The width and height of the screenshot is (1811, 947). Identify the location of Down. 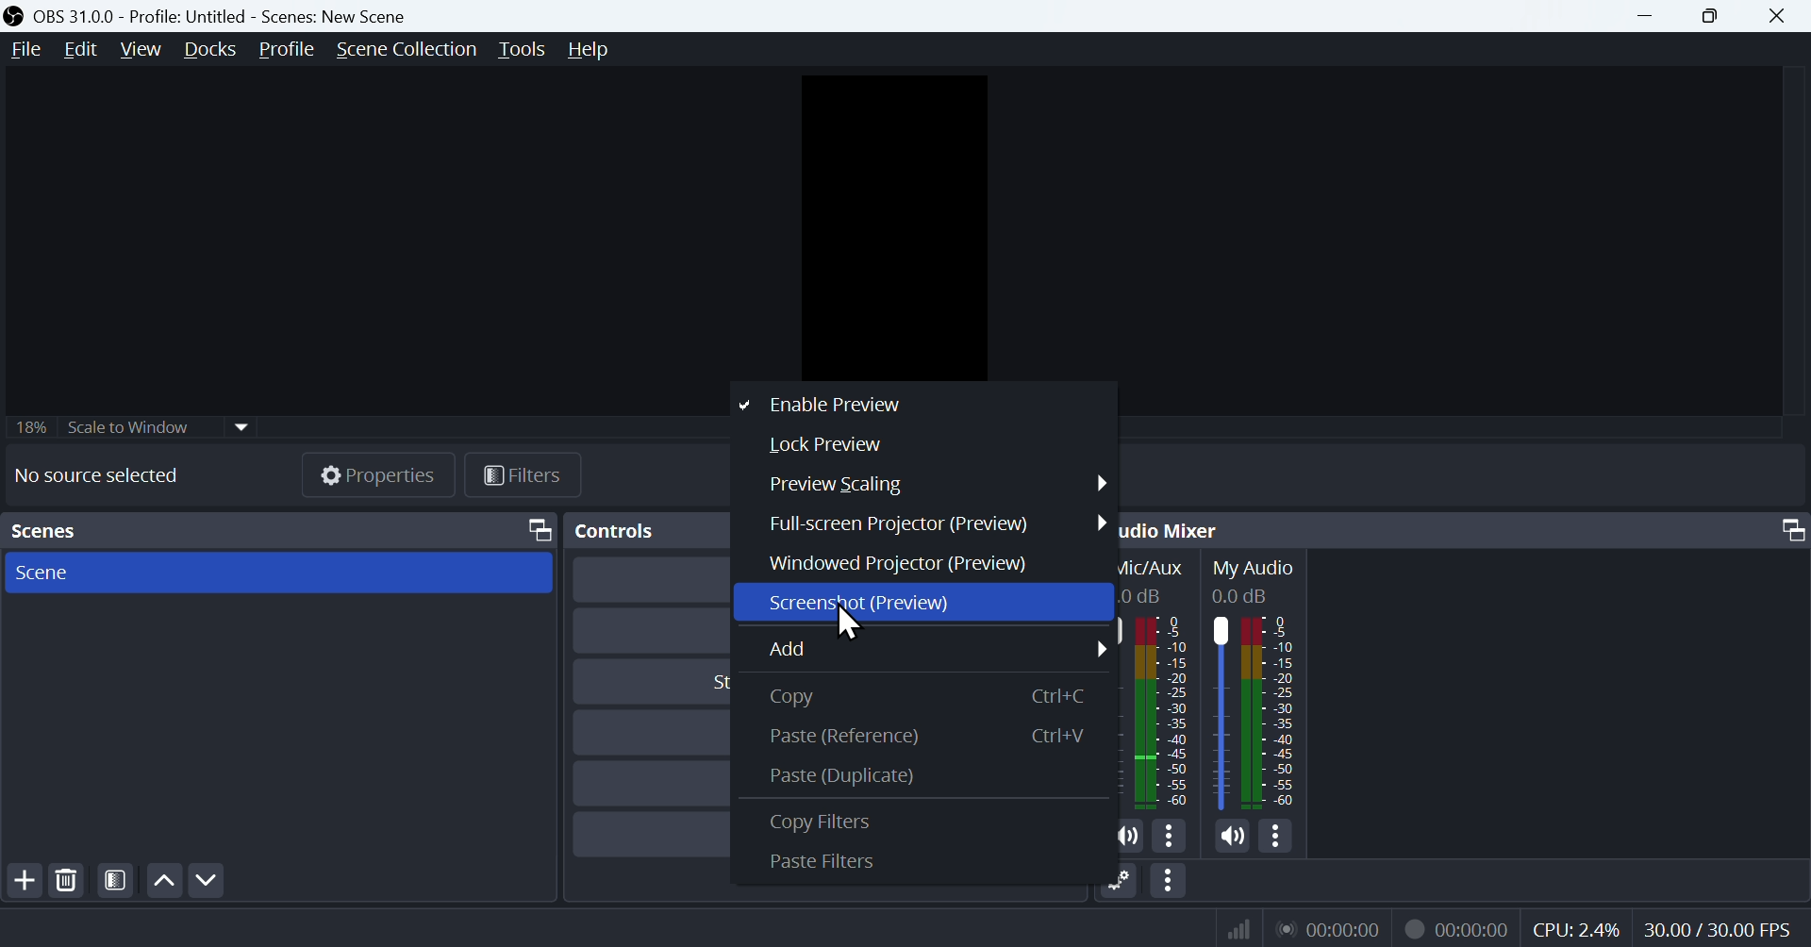
(205, 877).